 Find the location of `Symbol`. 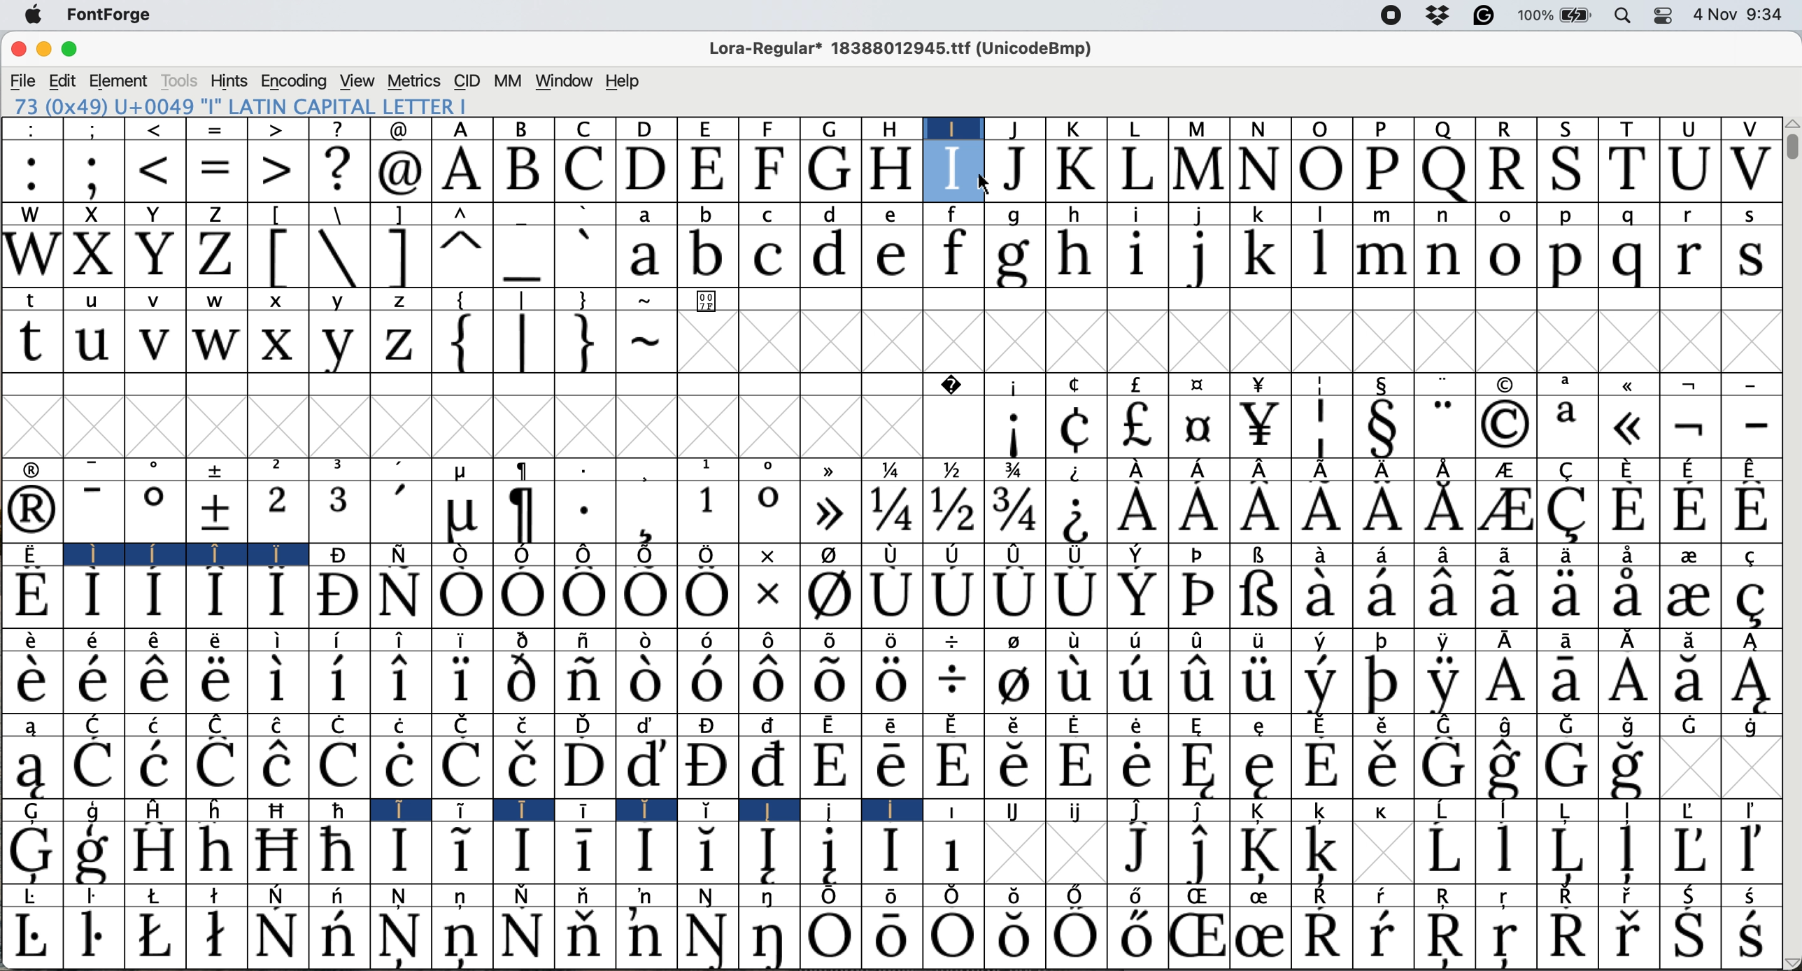

Symbol is located at coordinates (1077, 682).